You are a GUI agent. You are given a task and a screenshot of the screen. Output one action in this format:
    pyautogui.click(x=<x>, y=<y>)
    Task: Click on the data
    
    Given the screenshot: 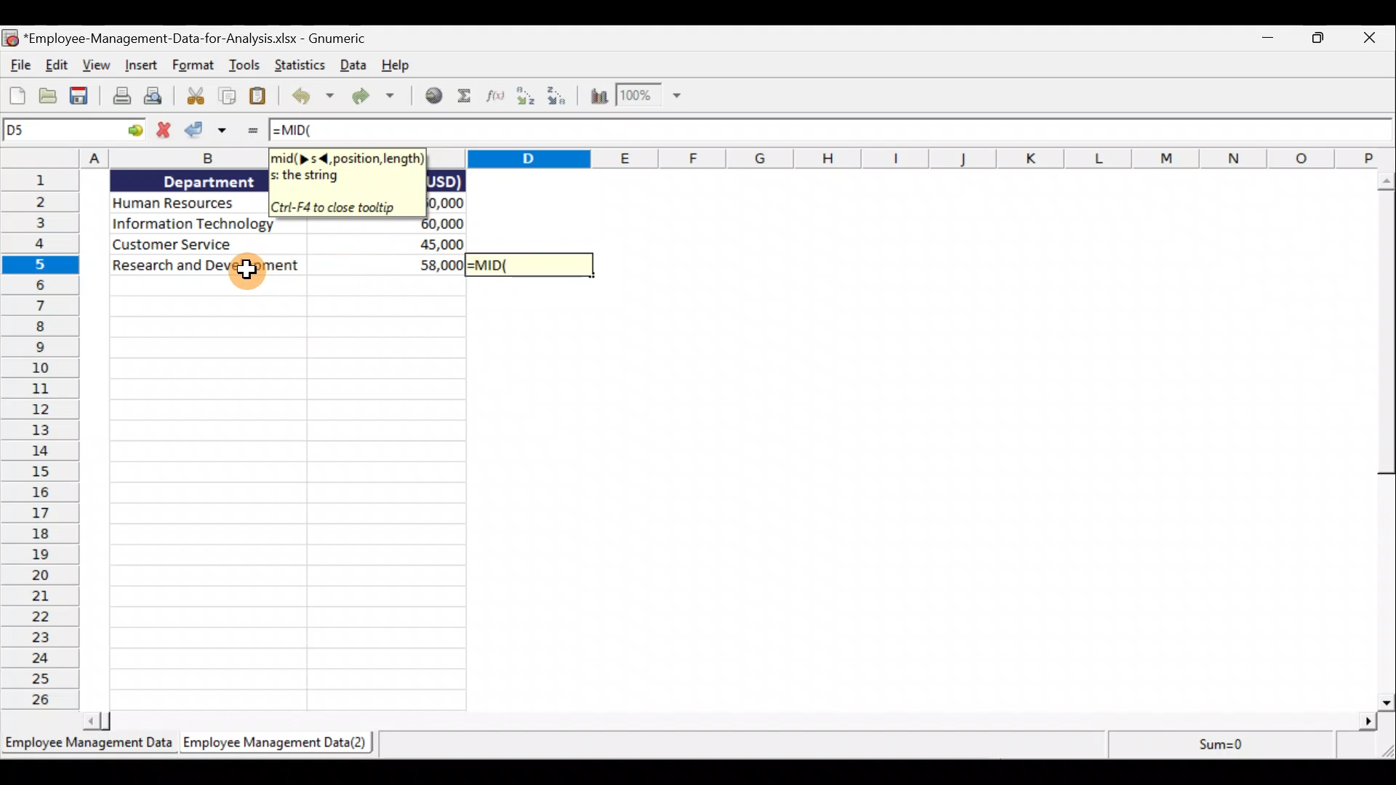 What is the action you would take?
    pyautogui.click(x=188, y=440)
    